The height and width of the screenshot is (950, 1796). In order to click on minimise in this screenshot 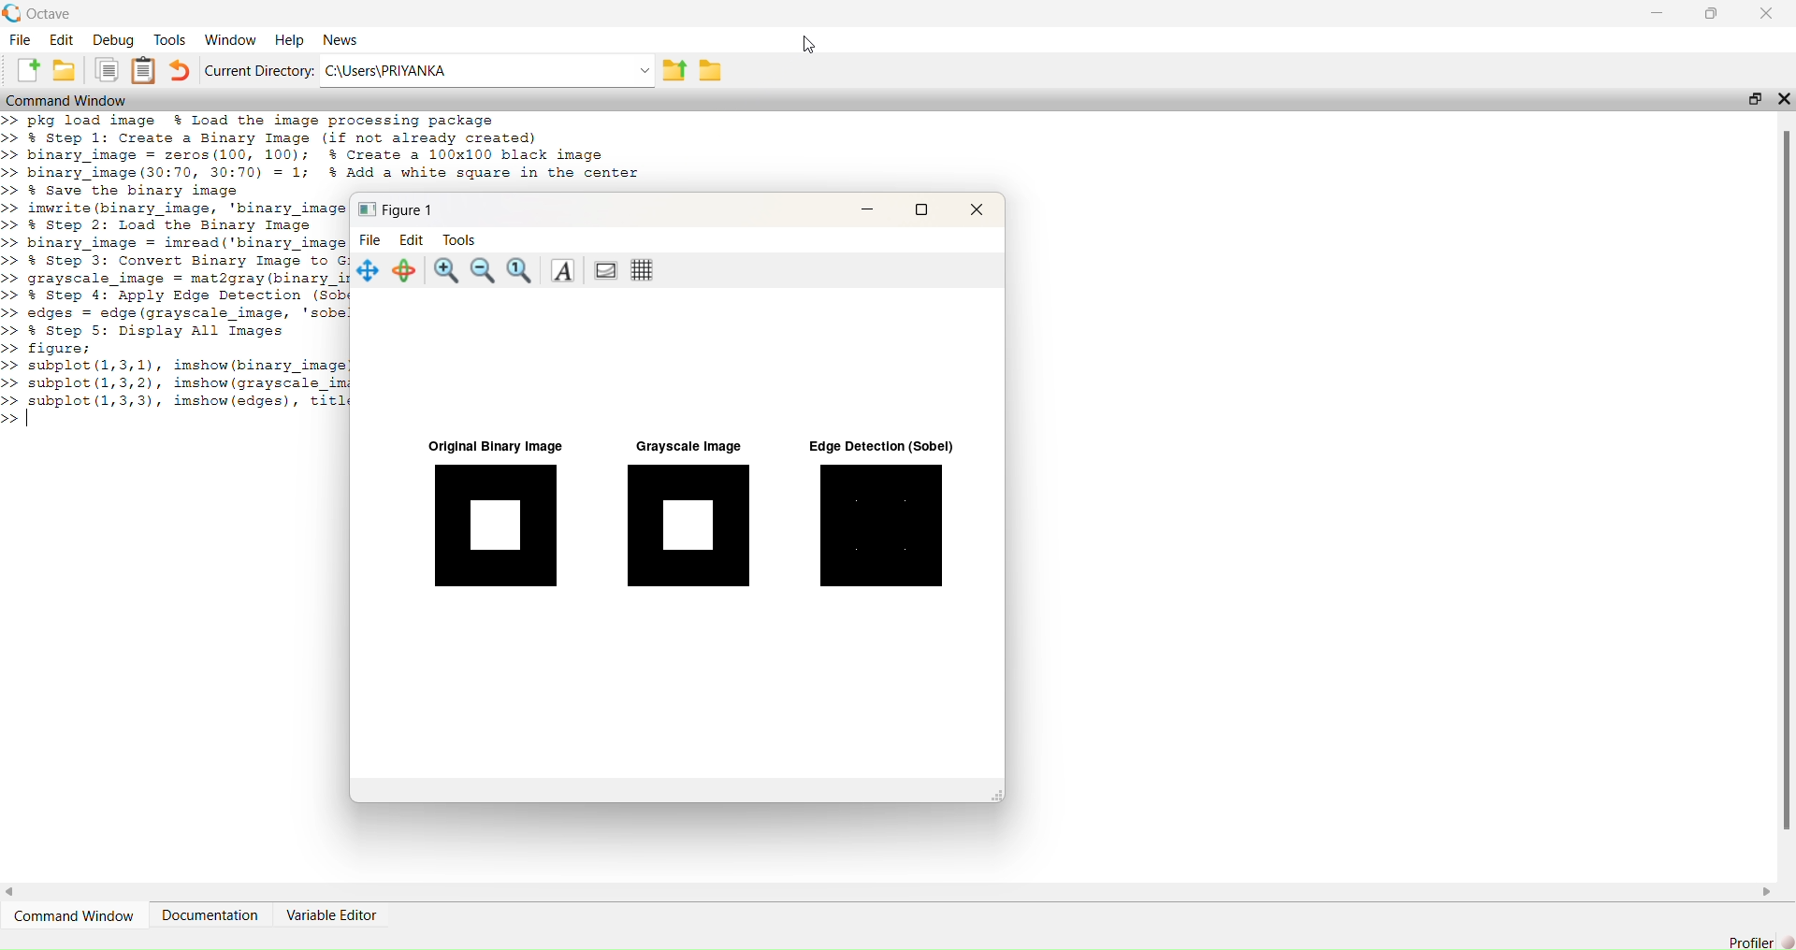, I will do `click(1661, 11)`.